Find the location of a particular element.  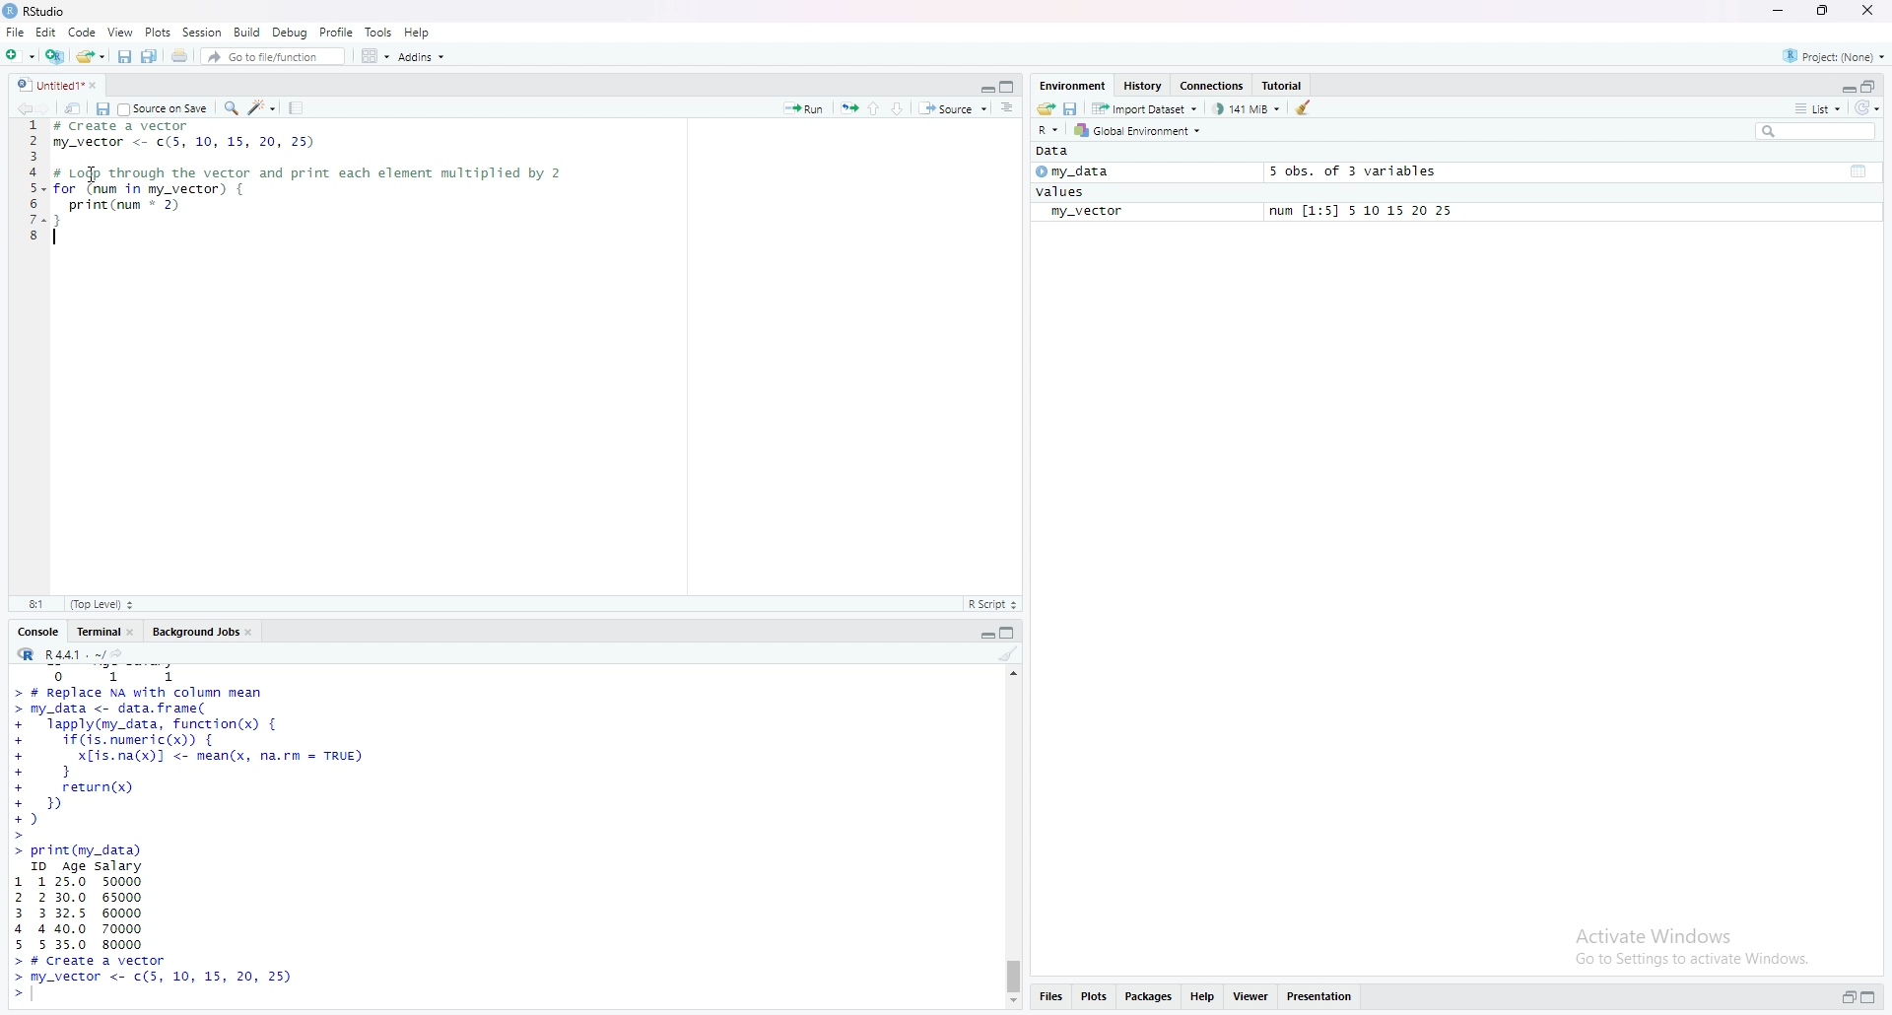

4:1 is located at coordinates (34, 605).